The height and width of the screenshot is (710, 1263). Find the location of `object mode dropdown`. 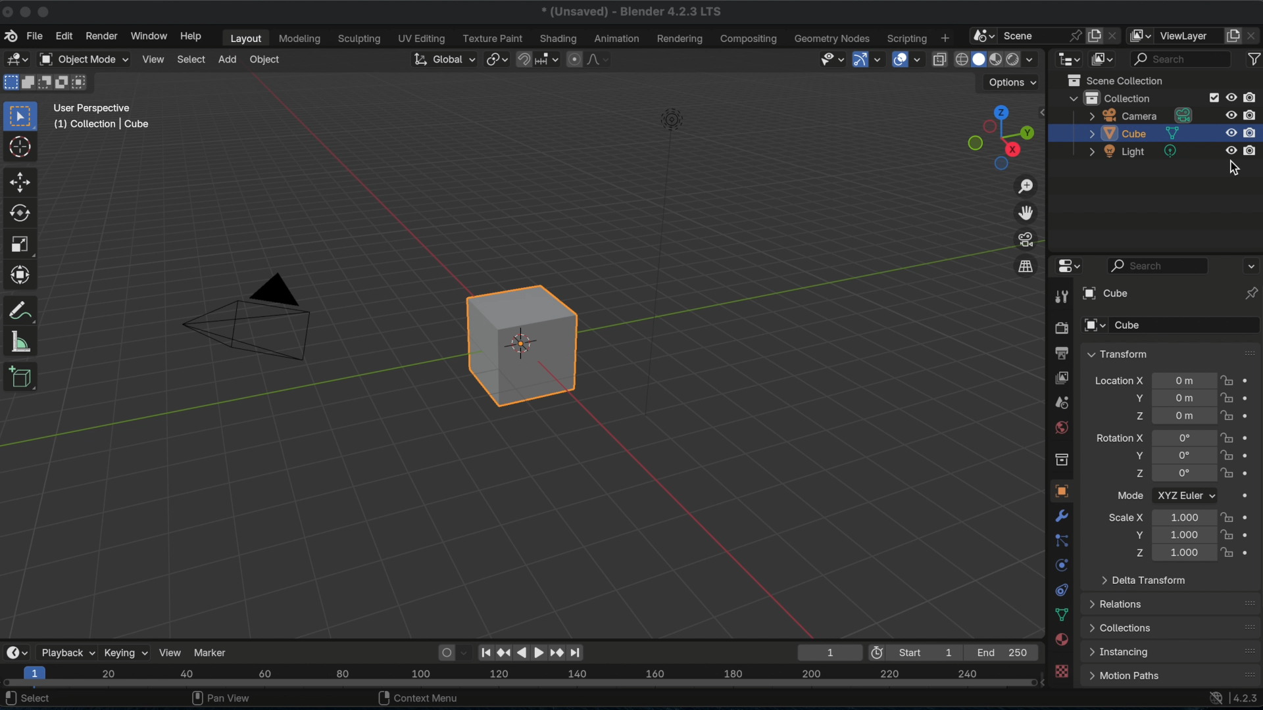

object mode dropdown is located at coordinates (86, 59).